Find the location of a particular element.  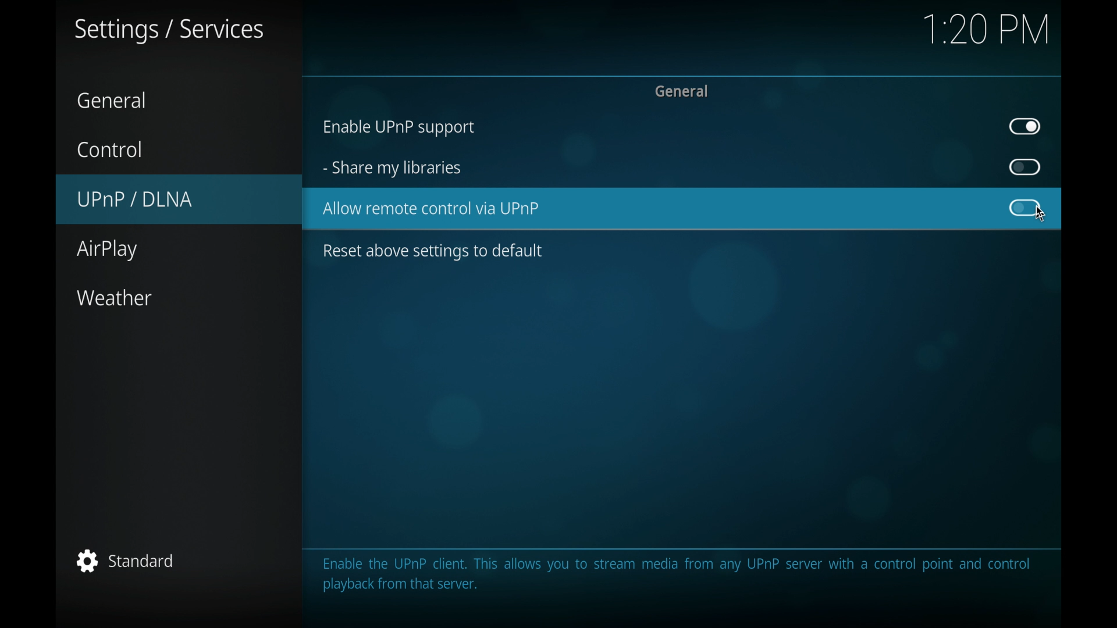

UPnP/DLNA is located at coordinates (179, 198).